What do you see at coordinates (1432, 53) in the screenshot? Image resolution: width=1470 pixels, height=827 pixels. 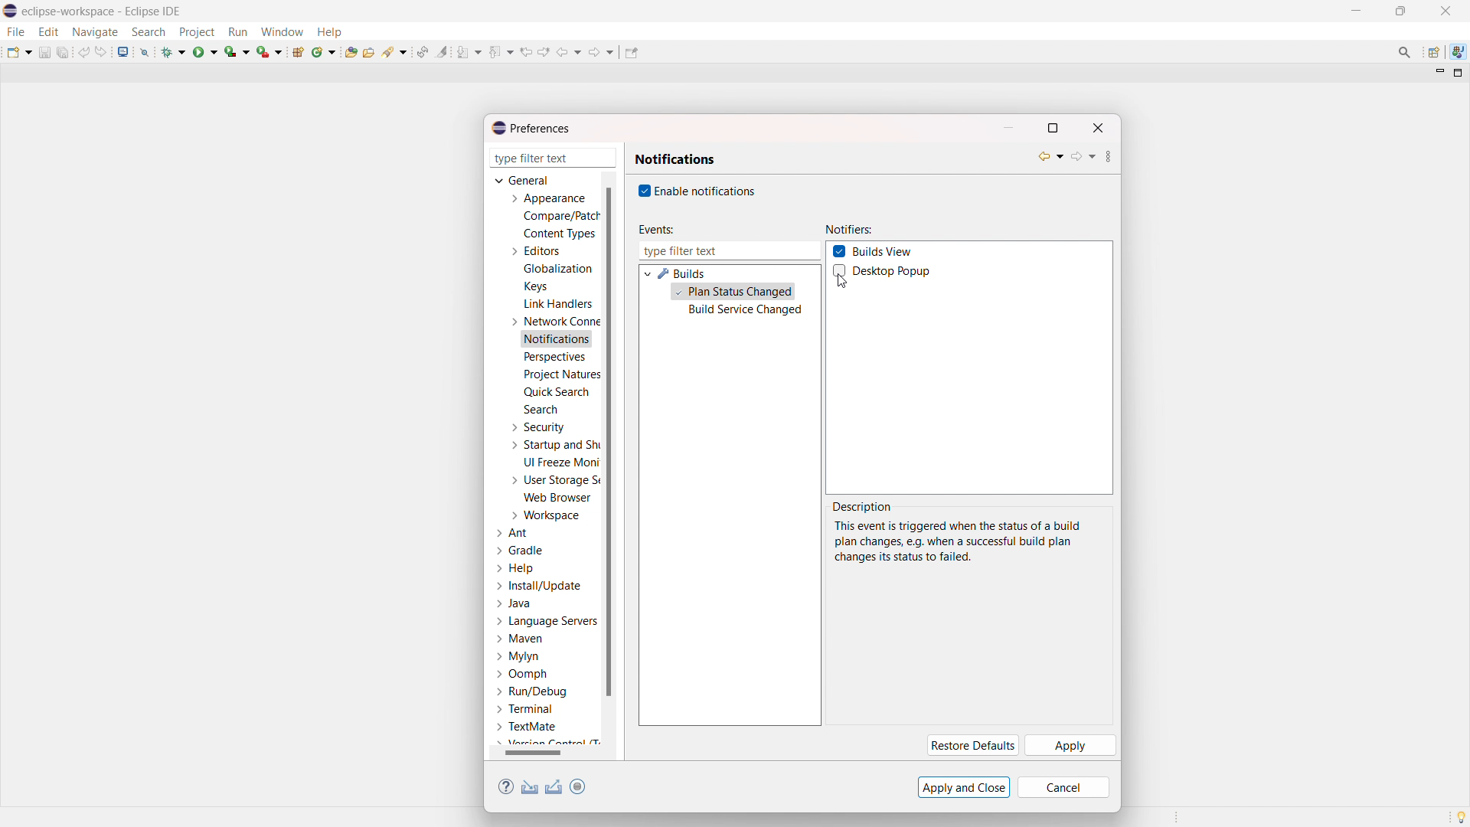 I see `open perspective` at bounding box center [1432, 53].